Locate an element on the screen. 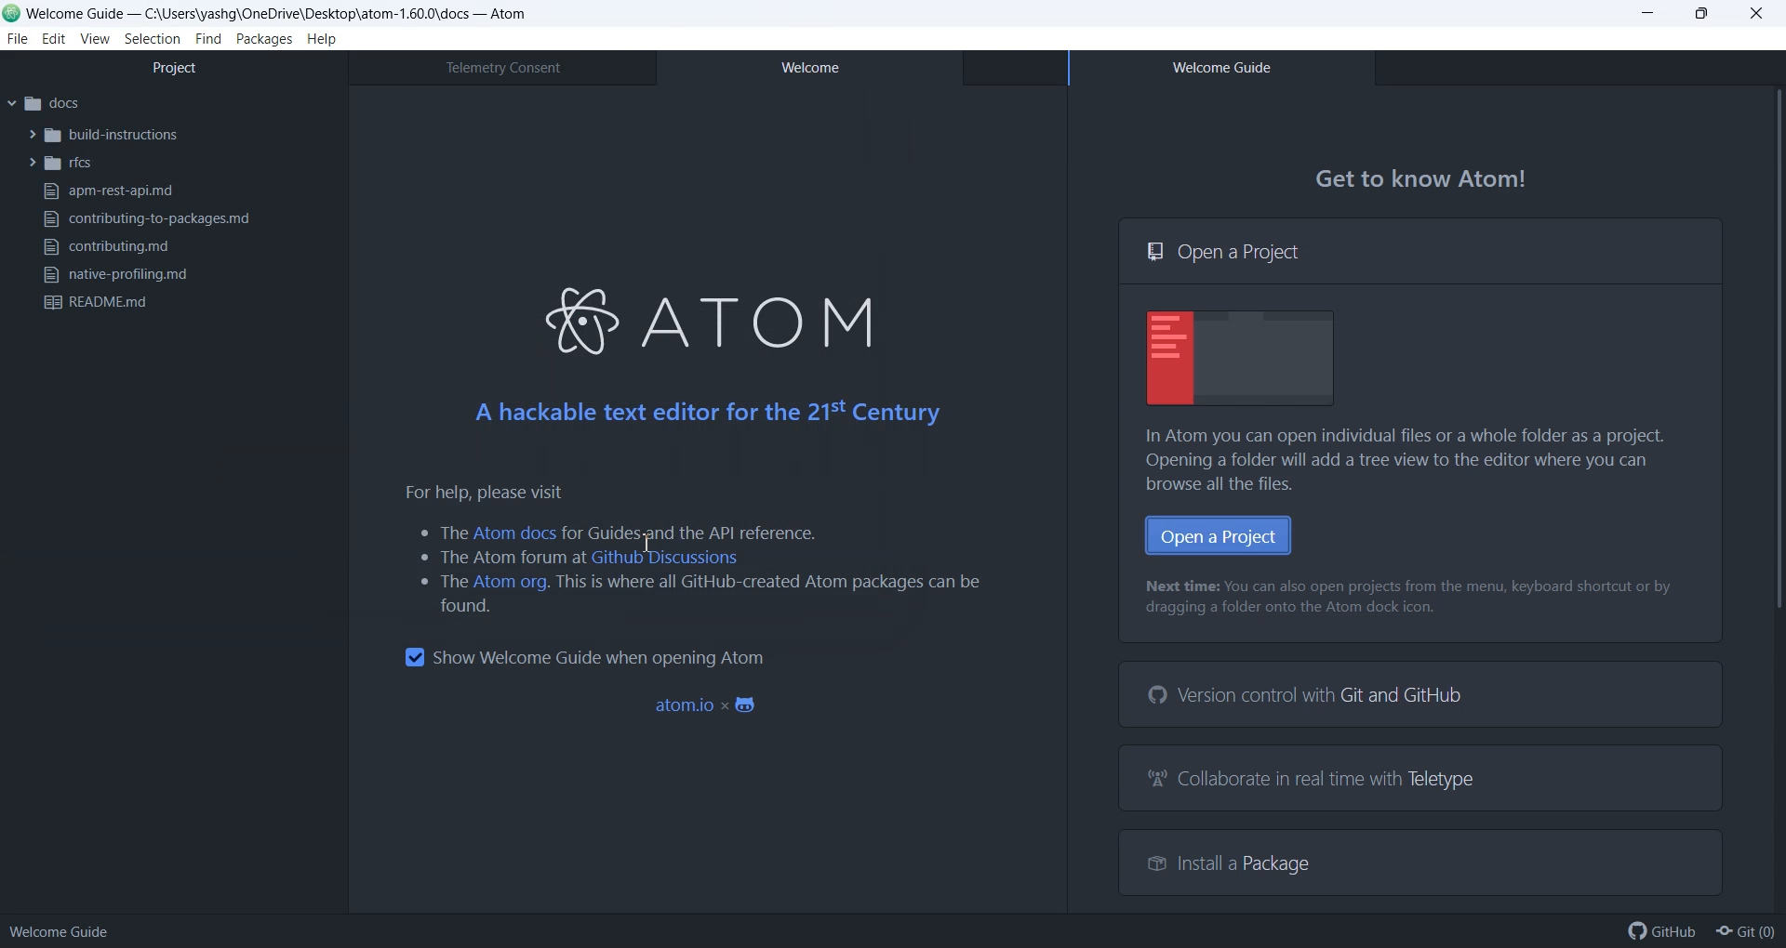 The width and height of the screenshot is (1786, 948). atom.io is located at coordinates (709, 706).